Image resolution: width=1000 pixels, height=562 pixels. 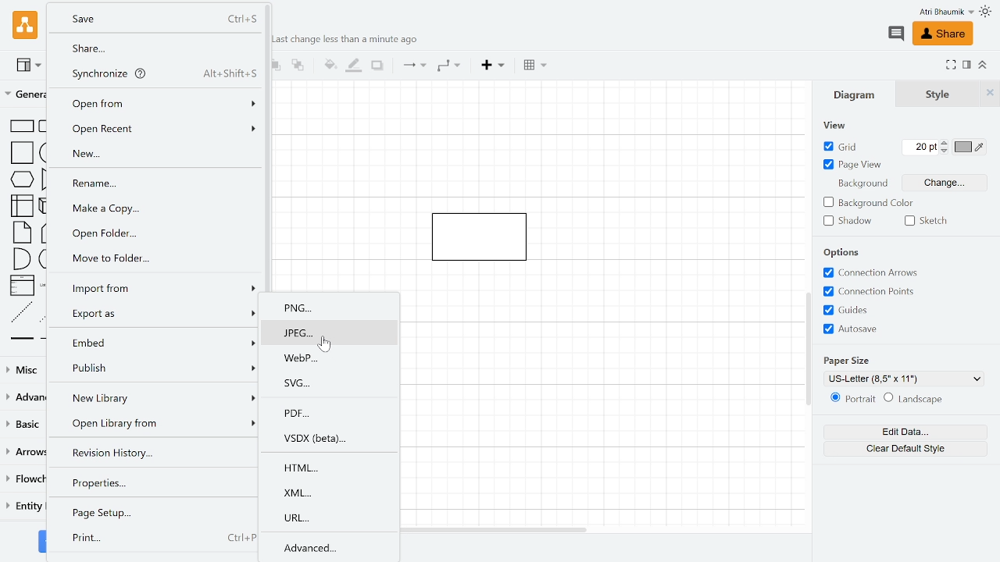 I want to click on New, so click(x=153, y=154).